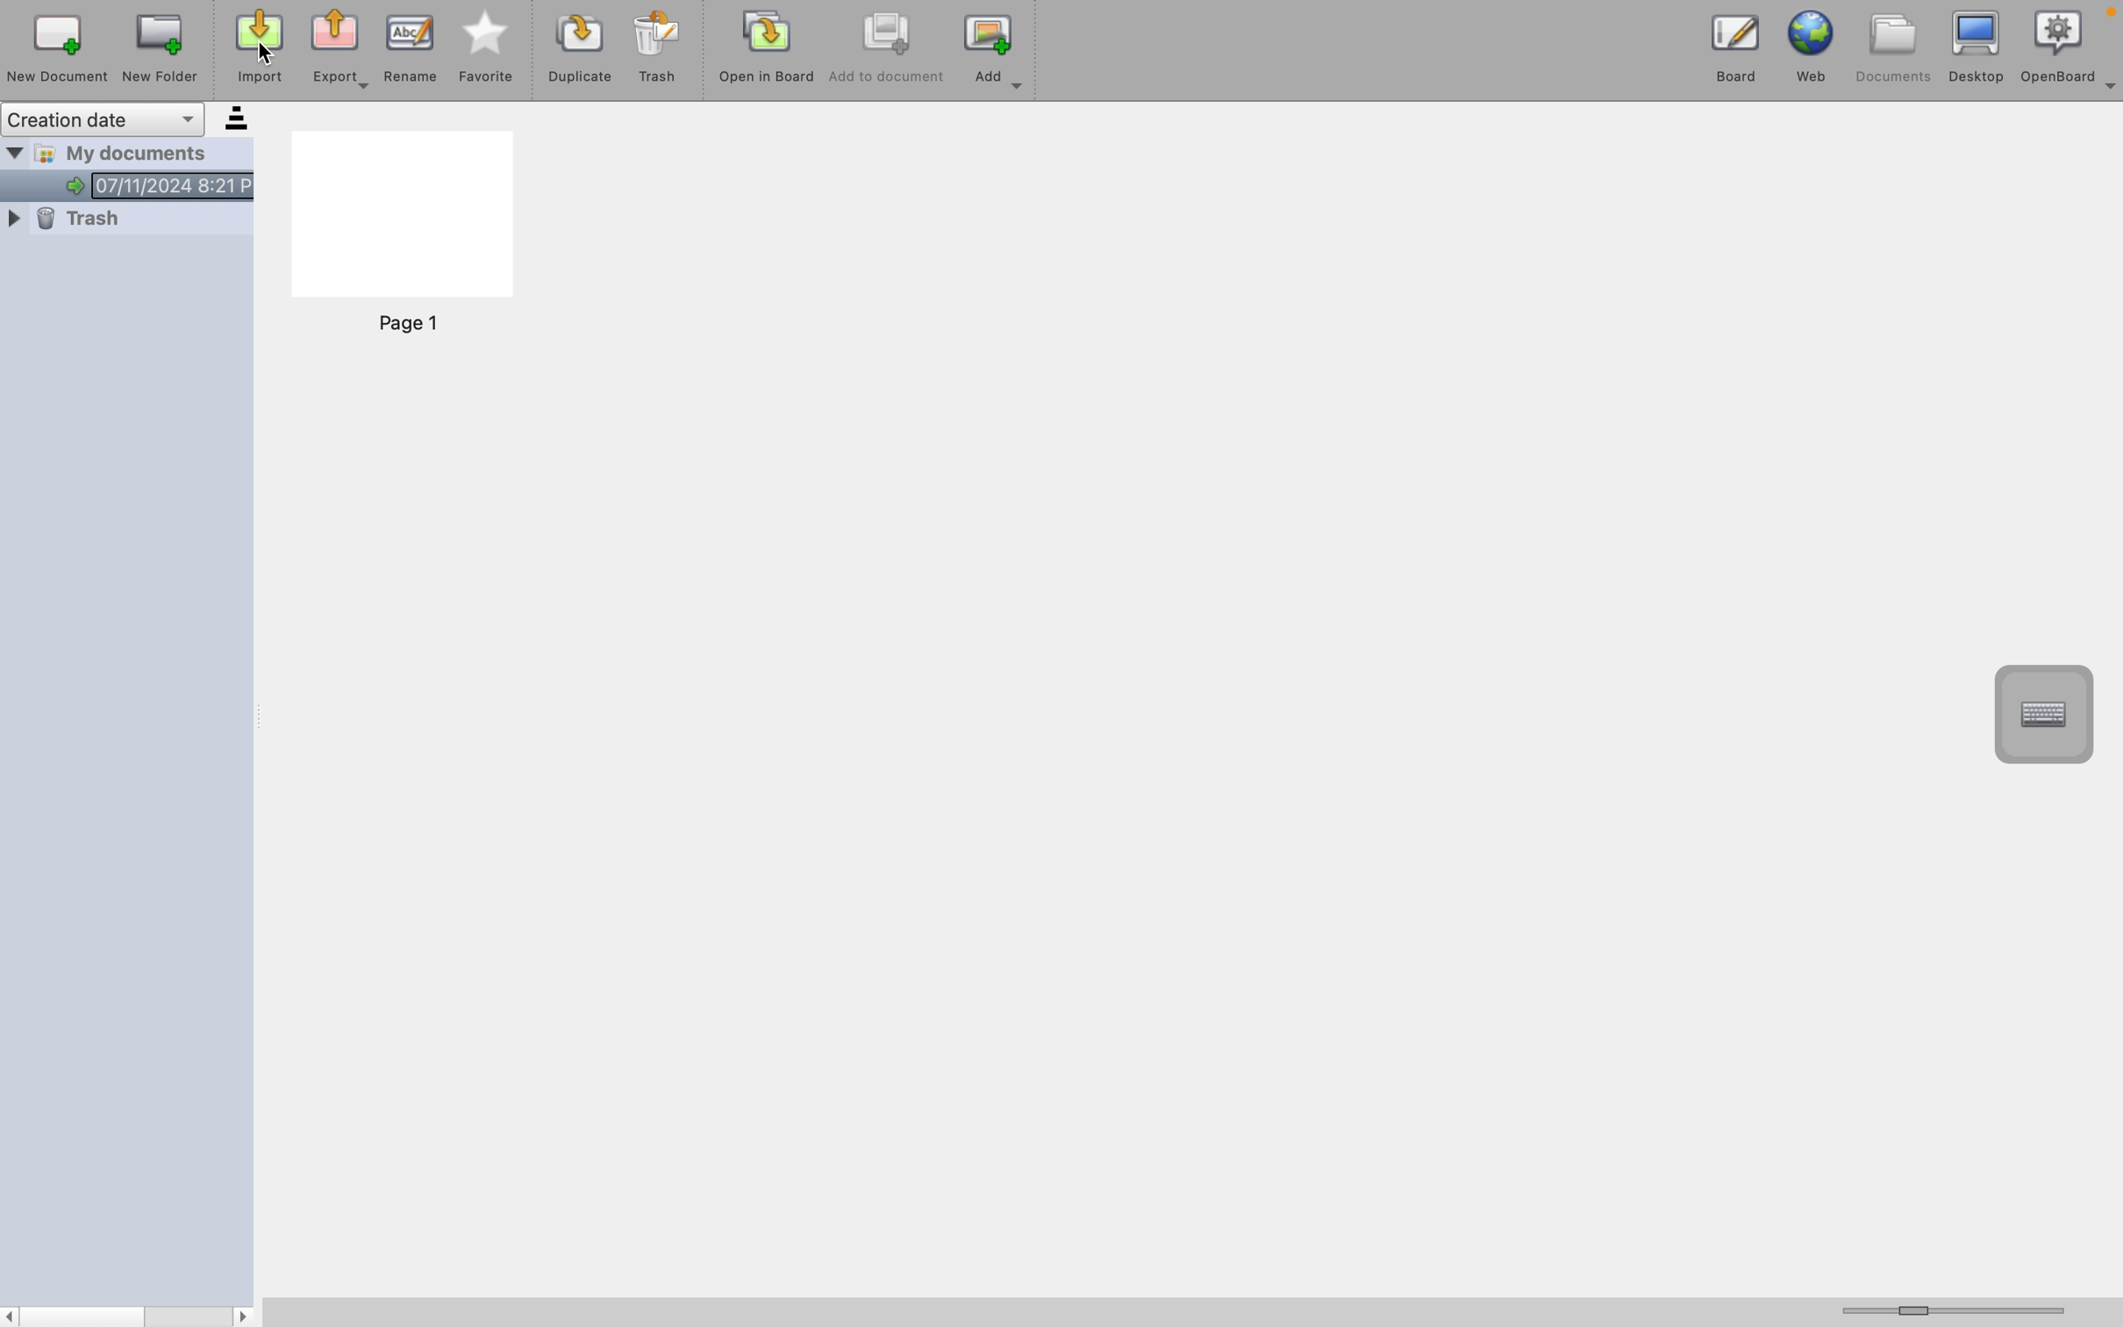  I want to click on page 1, so click(404, 239).